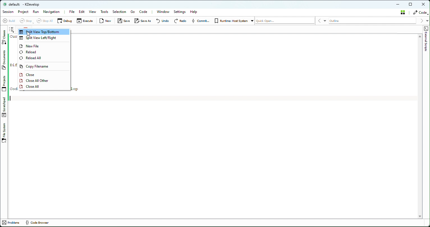 The height and width of the screenshot is (227, 430). Describe the element at coordinates (234, 21) in the screenshot. I see `Runtime` at that location.